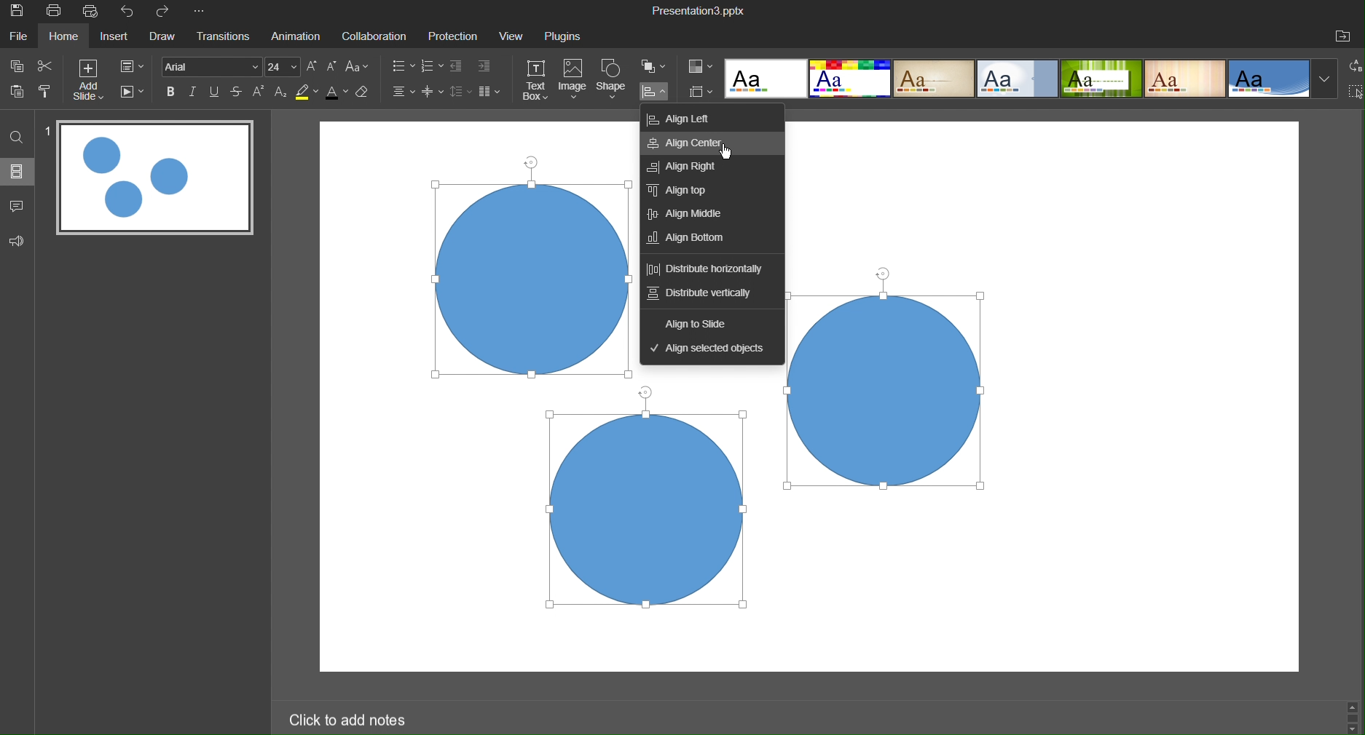  What do you see at coordinates (225, 38) in the screenshot?
I see `Transitions` at bounding box center [225, 38].